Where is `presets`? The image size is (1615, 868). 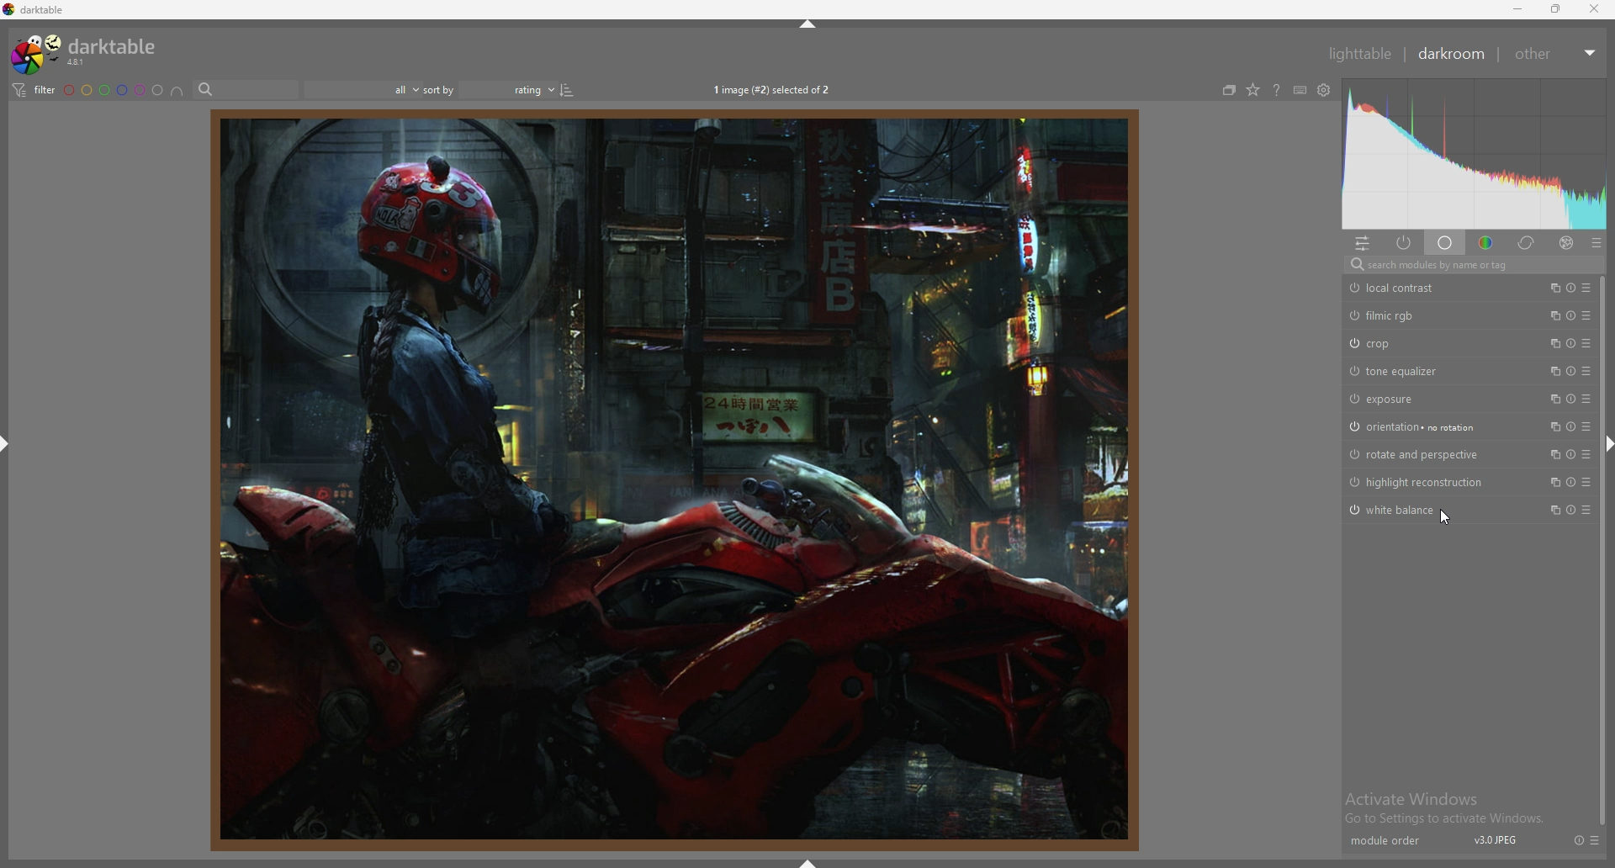 presets is located at coordinates (1596, 844).